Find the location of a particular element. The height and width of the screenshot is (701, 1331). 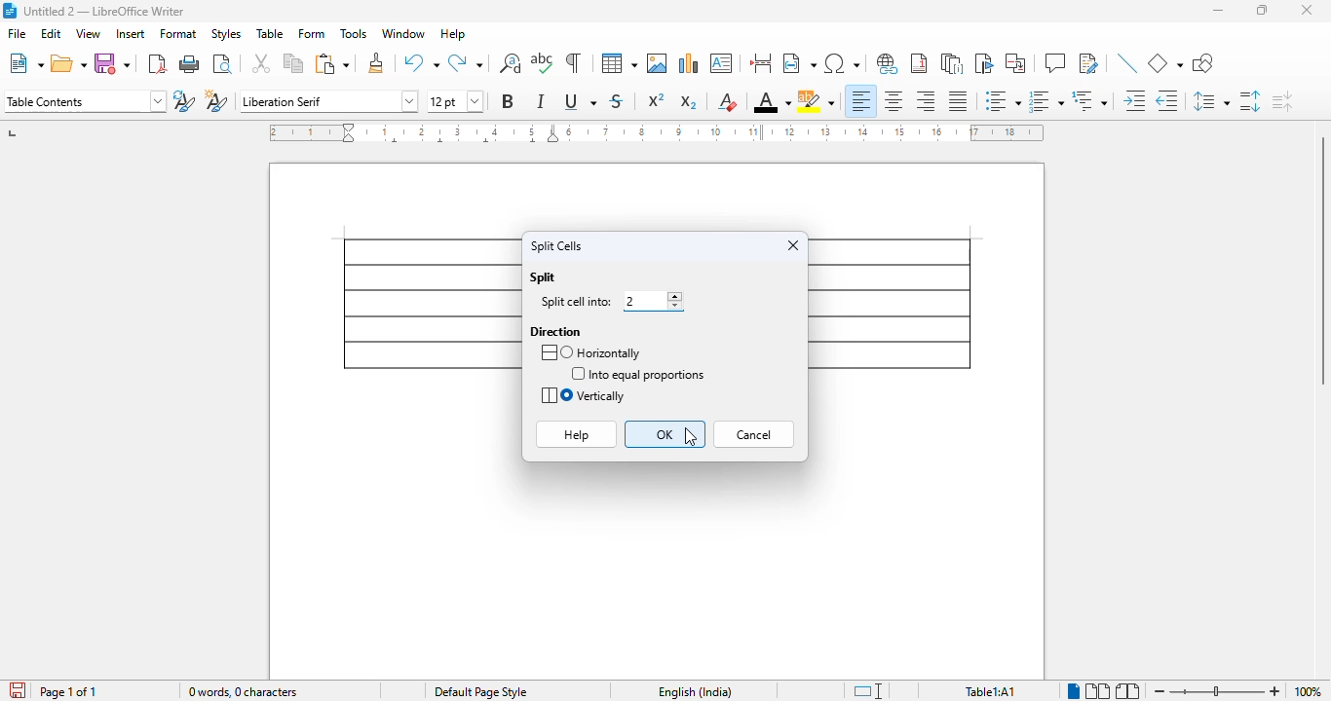

insert image is located at coordinates (657, 63).